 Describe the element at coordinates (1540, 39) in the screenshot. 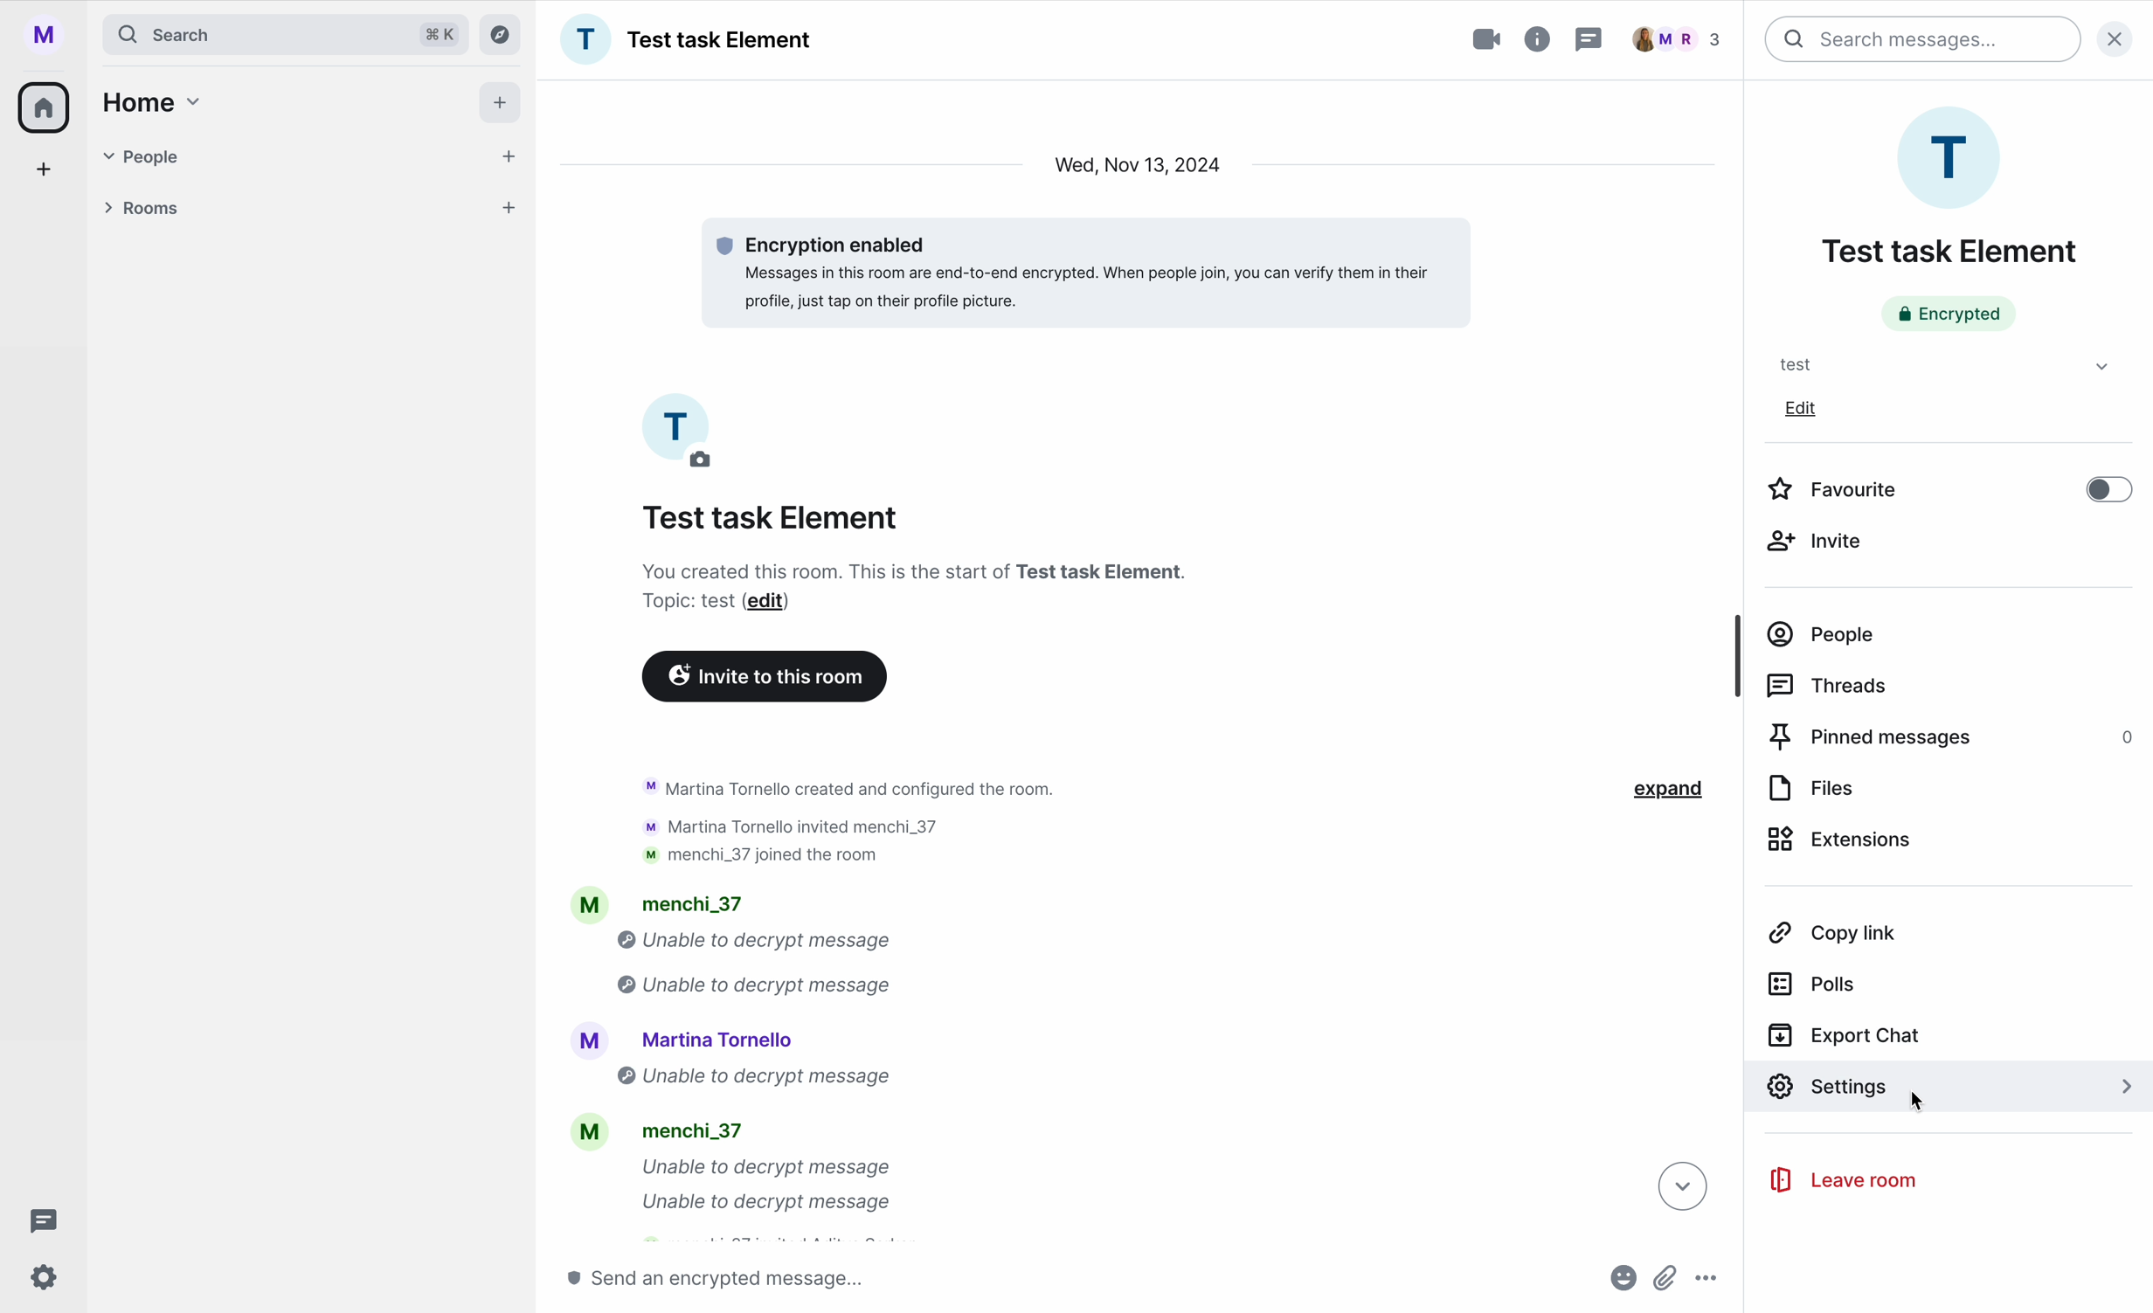

I see `room info` at that location.